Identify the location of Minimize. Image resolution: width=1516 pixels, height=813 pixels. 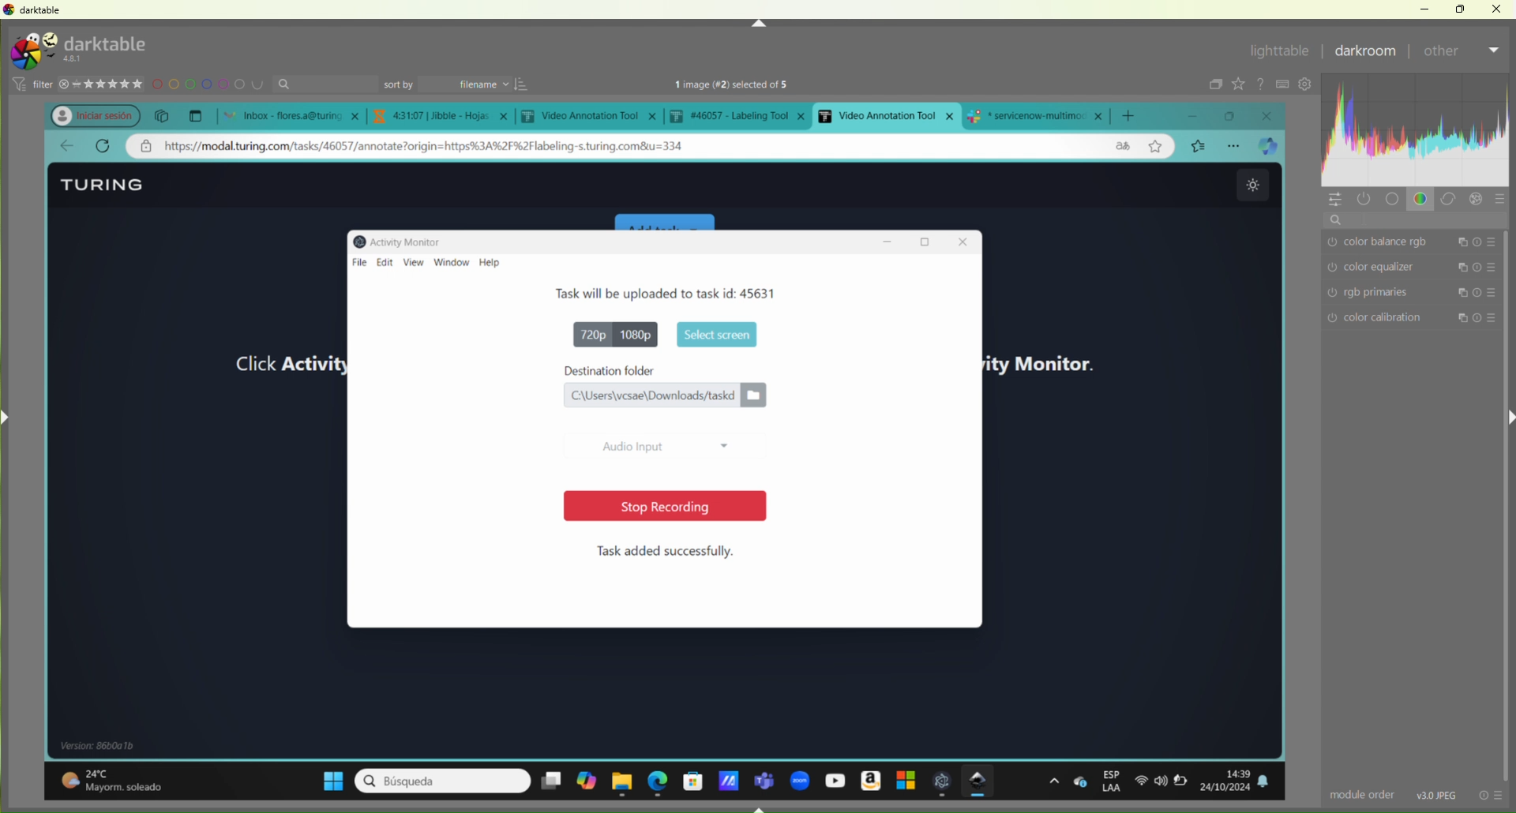
(1426, 9).